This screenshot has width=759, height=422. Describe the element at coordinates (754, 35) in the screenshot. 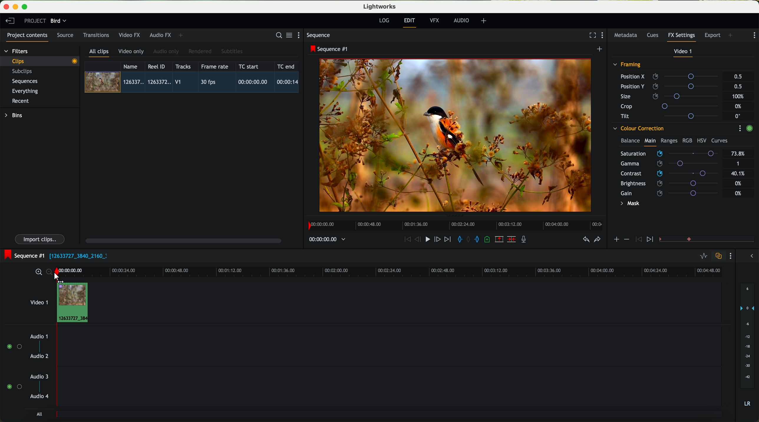

I see `show settings menu` at that location.